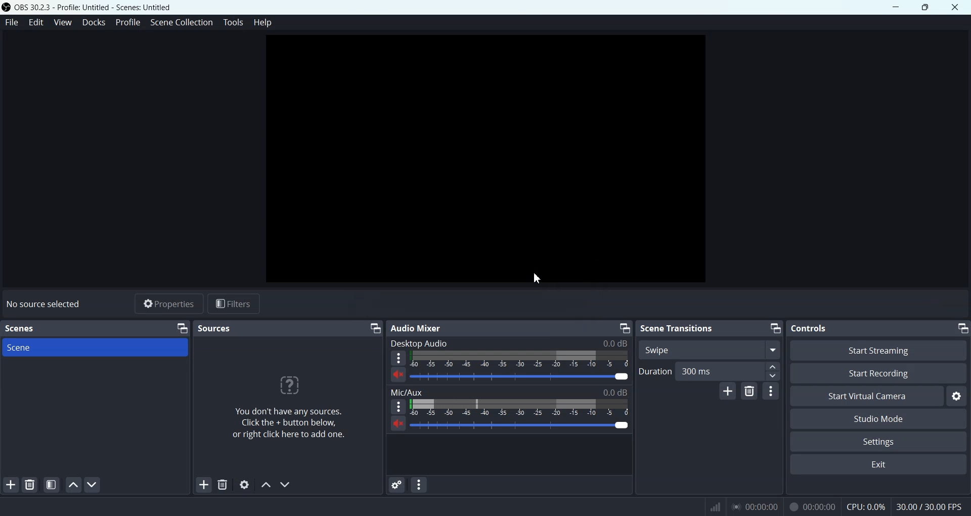  Describe the element at coordinates (62, 22) in the screenshot. I see `View` at that location.